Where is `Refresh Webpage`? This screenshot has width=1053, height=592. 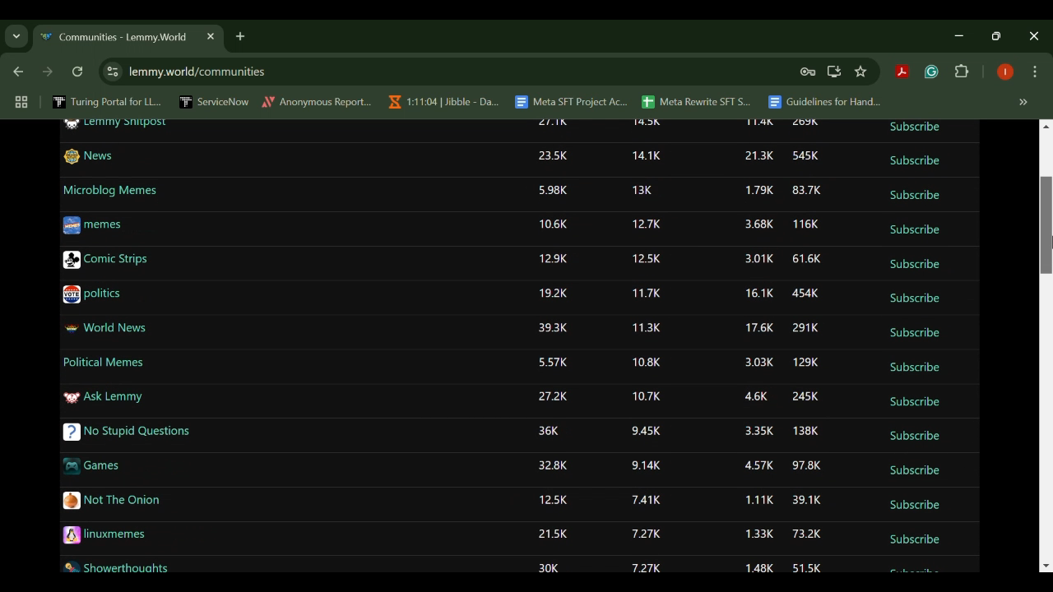
Refresh Webpage is located at coordinates (79, 73).